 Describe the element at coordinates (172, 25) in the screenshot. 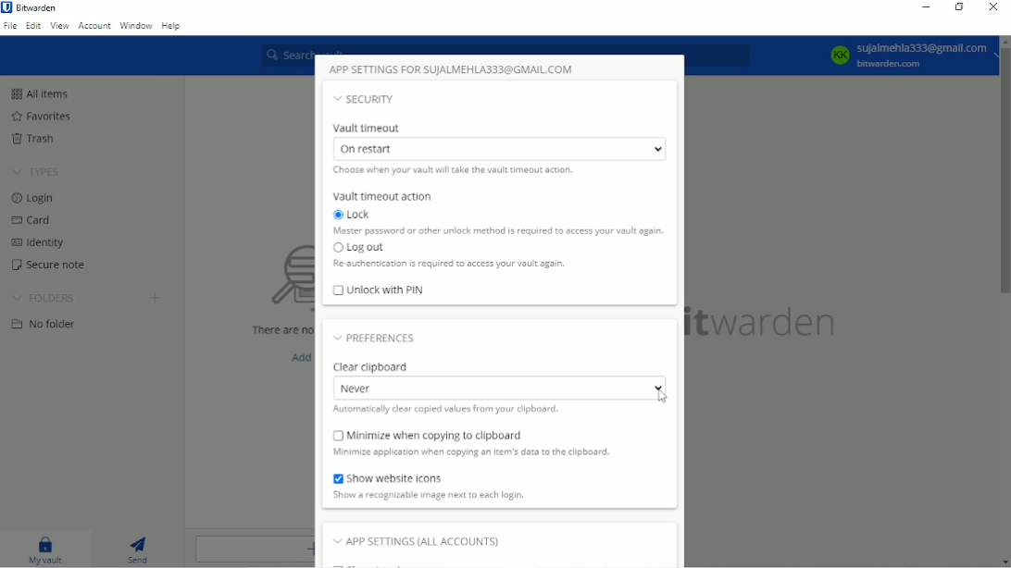

I see `Help` at that location.